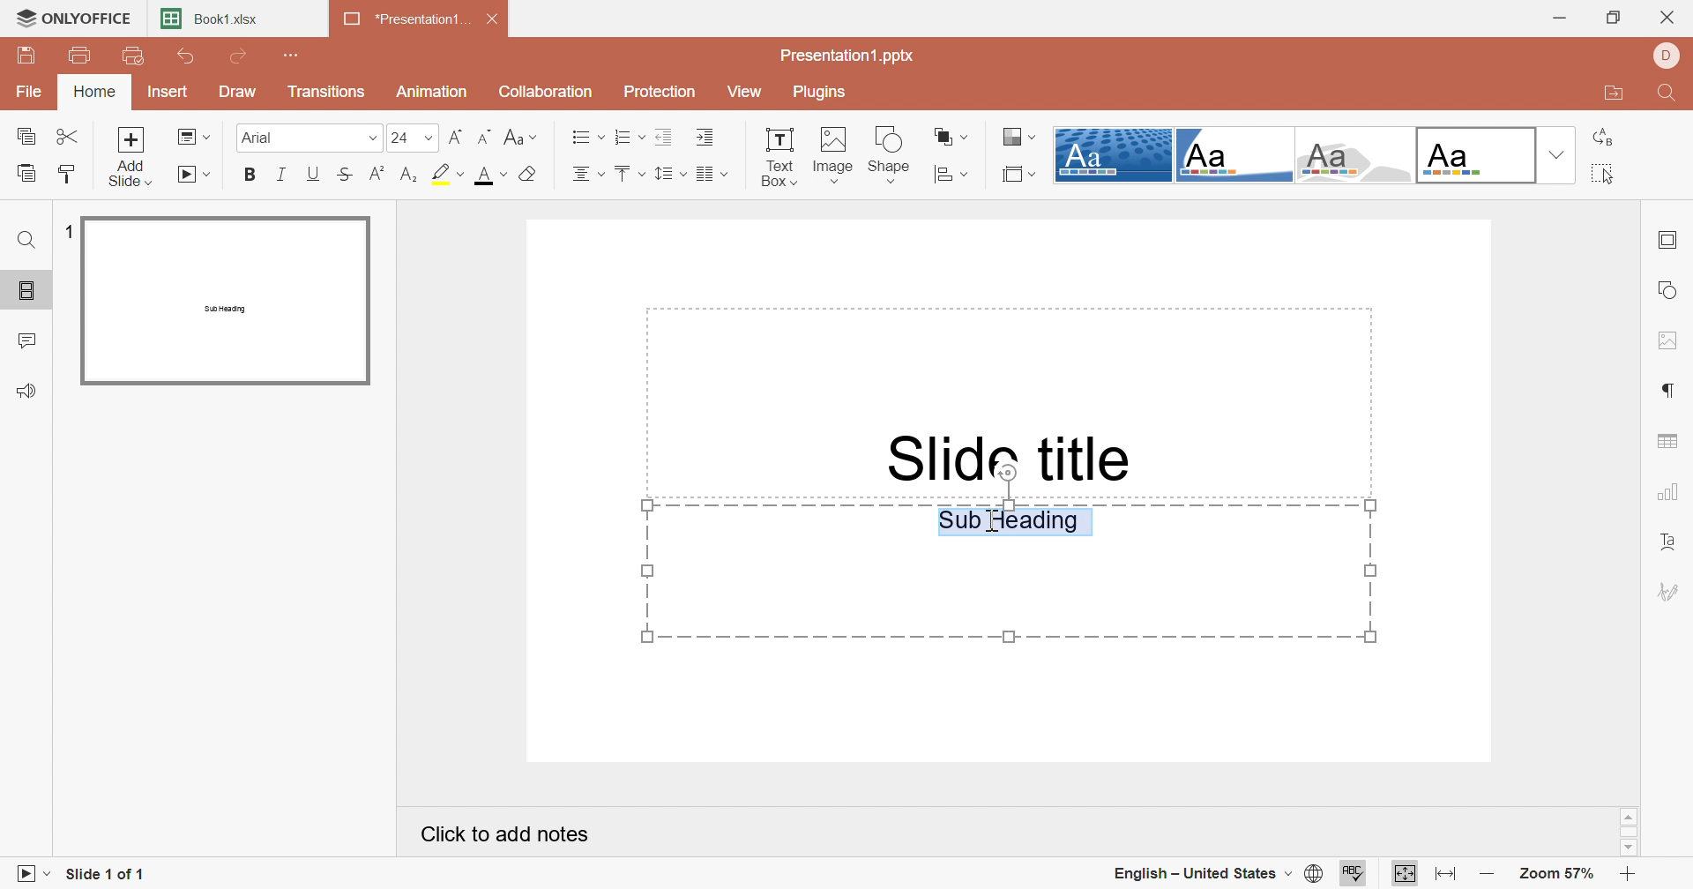 This screenshot has height=889, width=1693. I want to click on Align center, so click(590, 173).